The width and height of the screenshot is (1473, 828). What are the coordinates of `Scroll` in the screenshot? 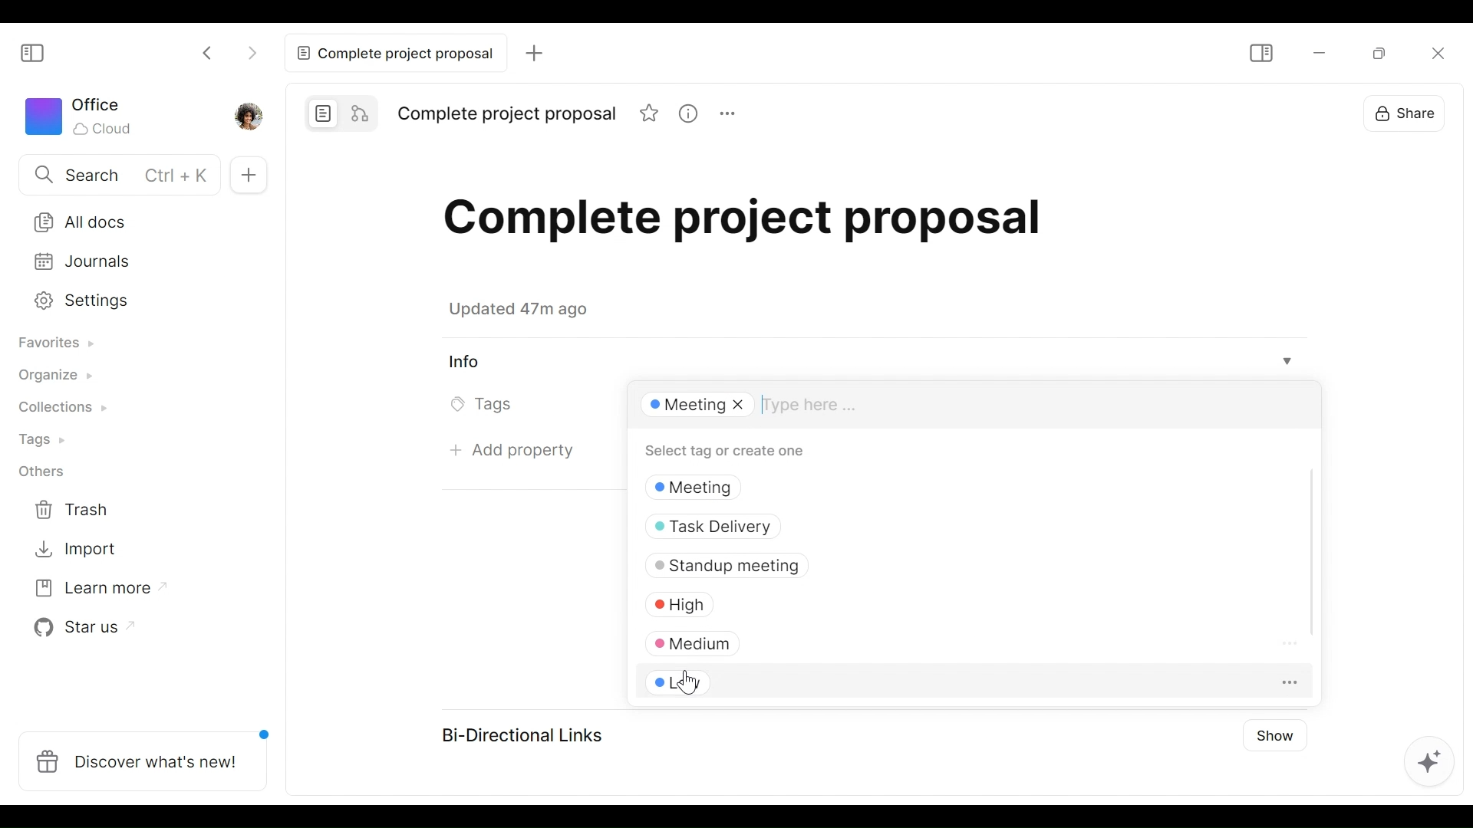 It's located at (1310, 550).